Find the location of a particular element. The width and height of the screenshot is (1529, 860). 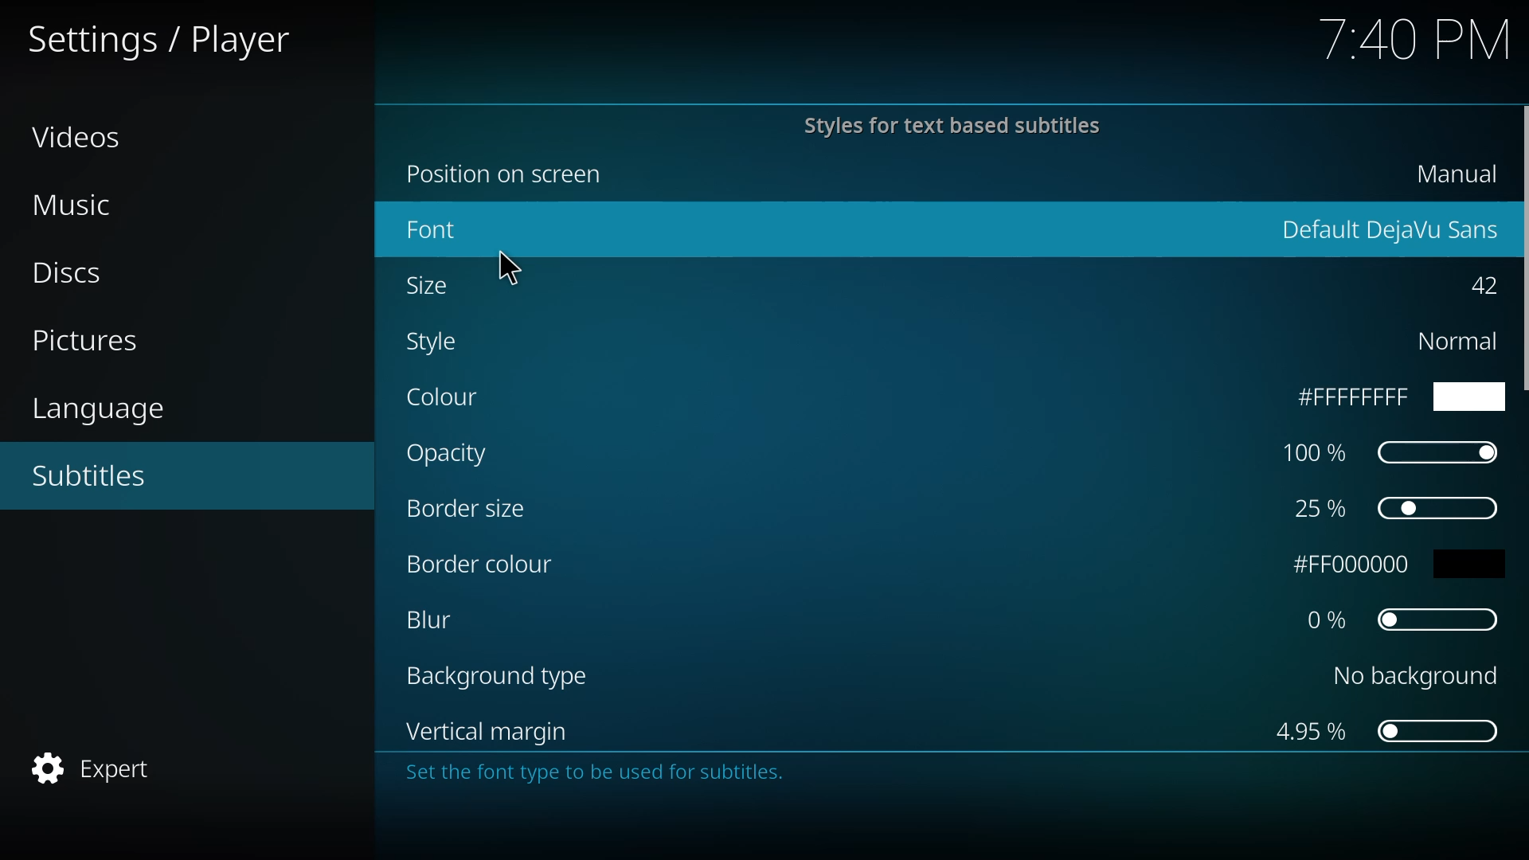

opacity is located at coordinates (449, 453).